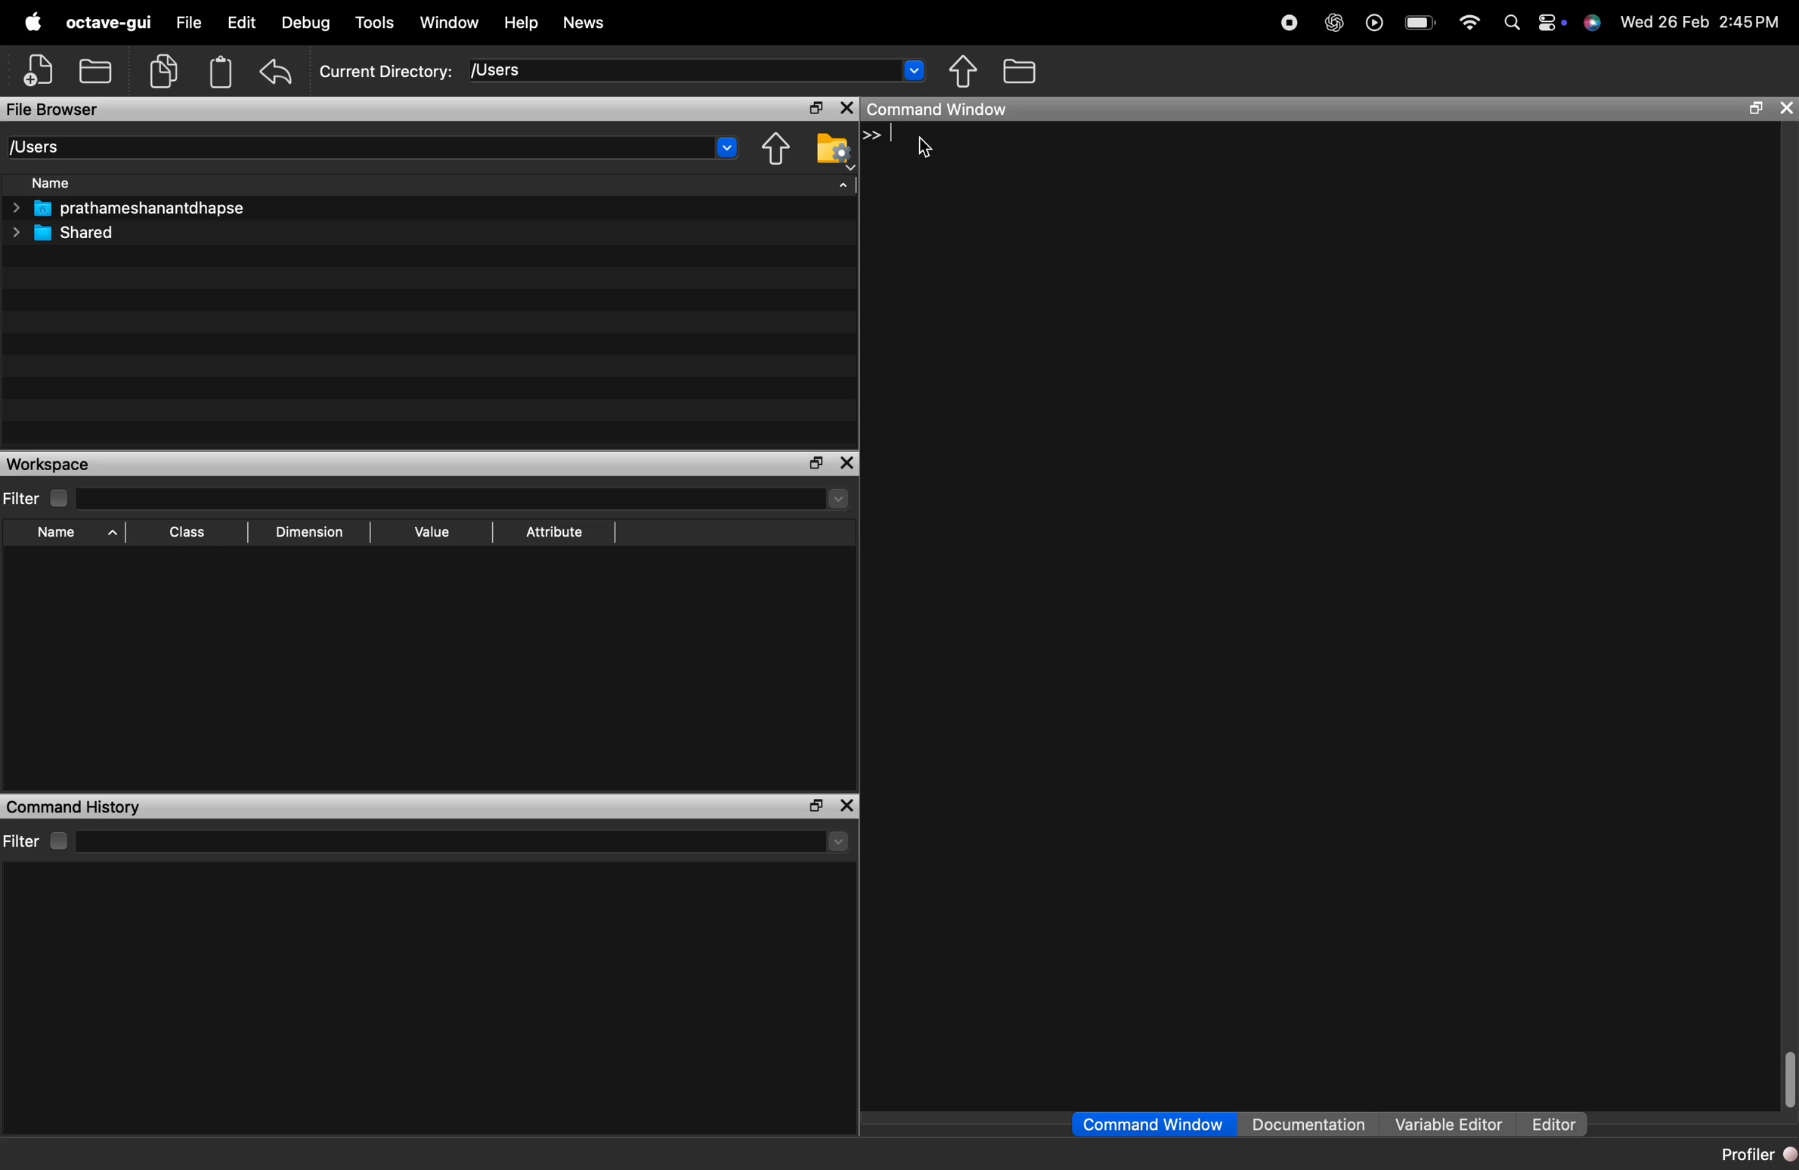  What do you see at coordinates (373, 21) in the screenshot?
I see `Tools` at bounding box center [373, 21].